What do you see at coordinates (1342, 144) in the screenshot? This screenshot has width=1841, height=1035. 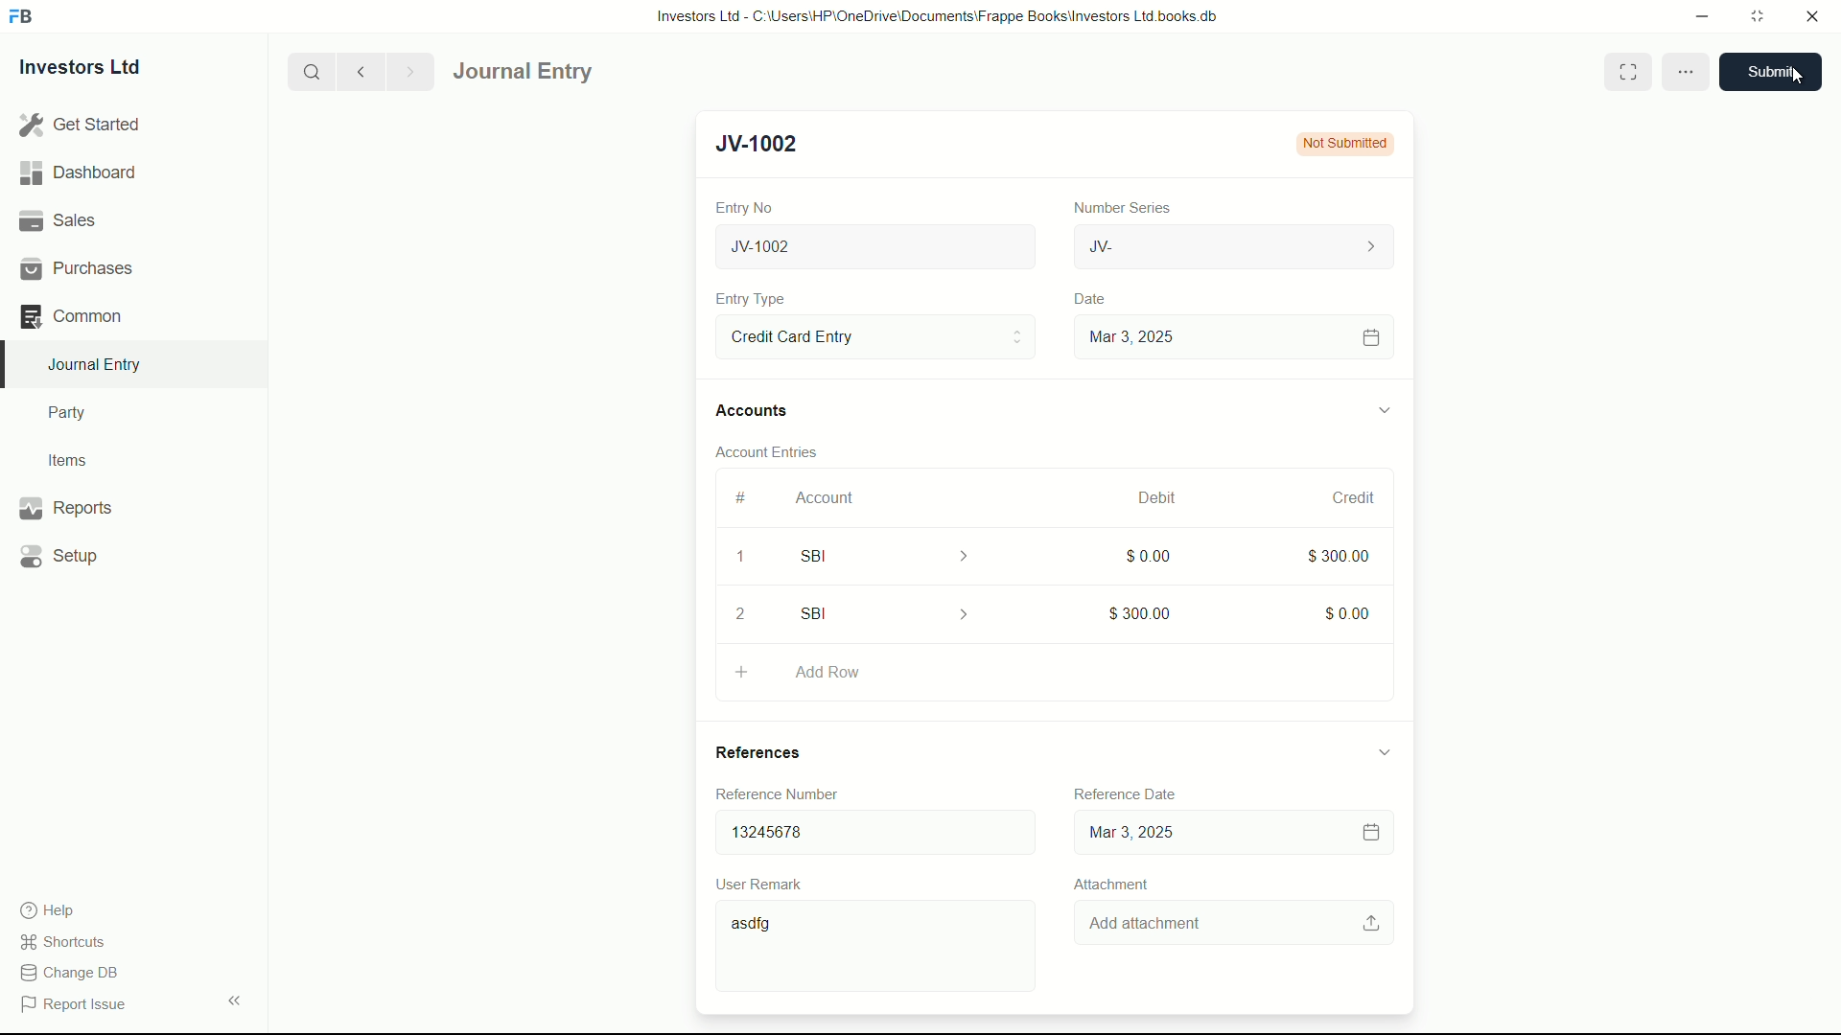 I see `Draft` at bounding box center [1342, 144].